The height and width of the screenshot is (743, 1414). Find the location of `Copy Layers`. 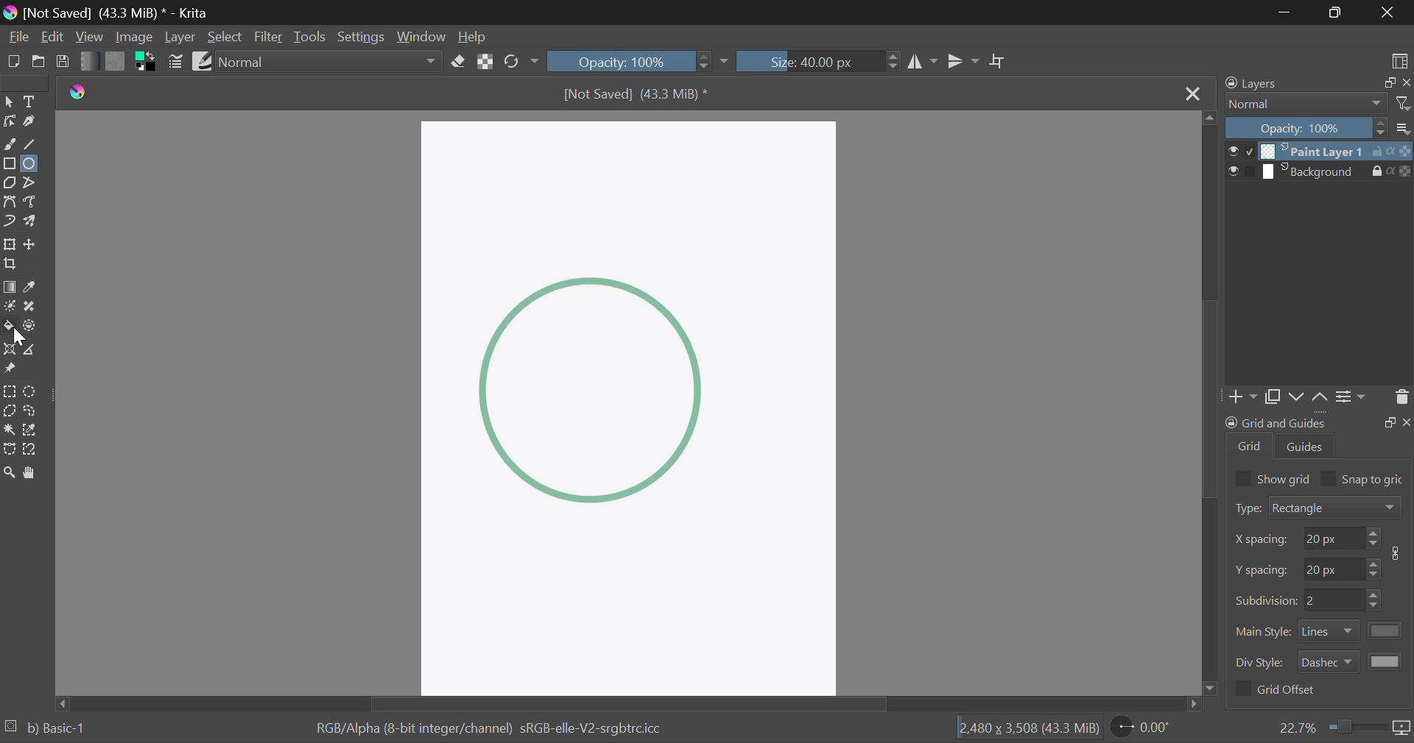

Copy Layers is located at coordinates (1274, 397).